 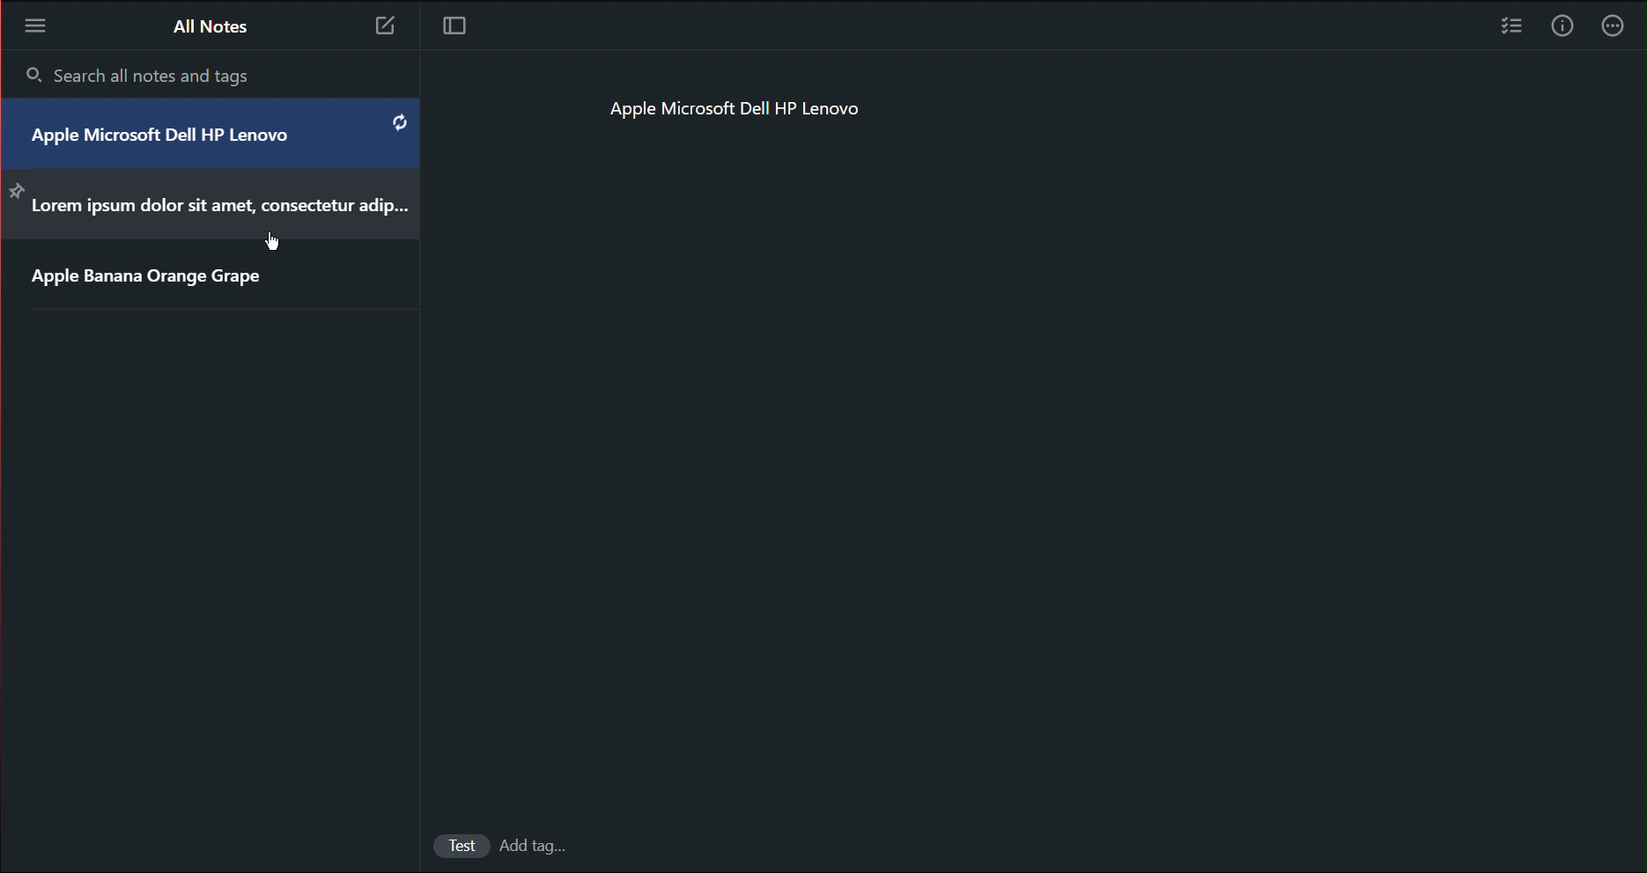 I want to click on learn ipsum dolor sit amet, consectetur adip..., so click(x=220, y=209).